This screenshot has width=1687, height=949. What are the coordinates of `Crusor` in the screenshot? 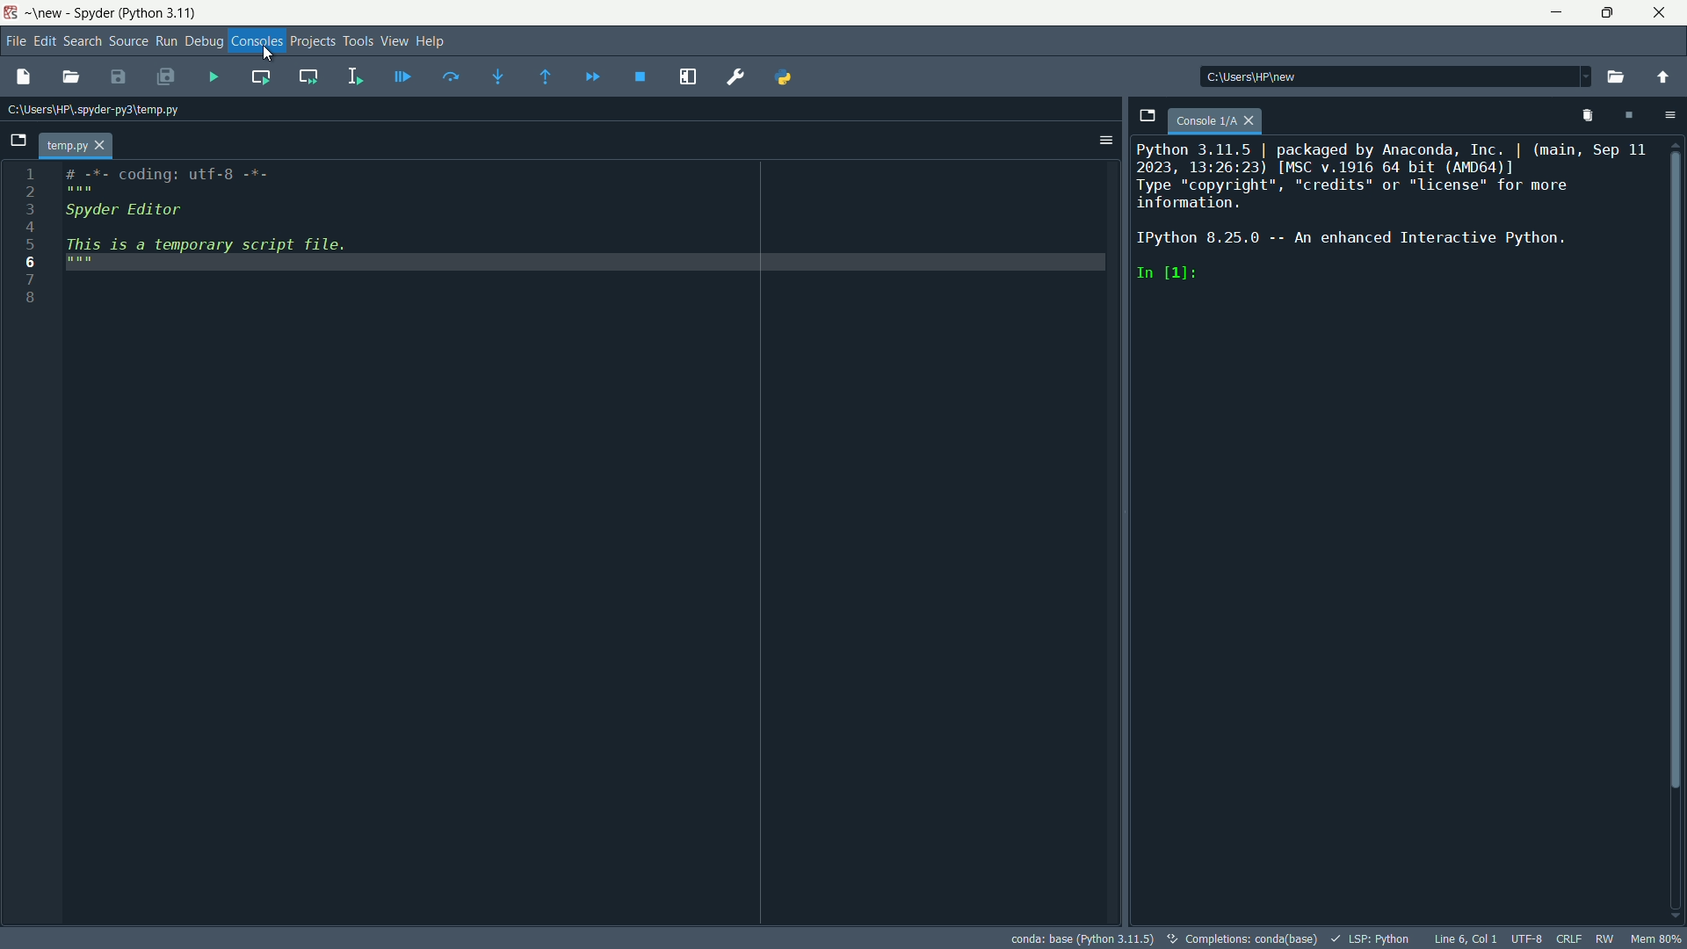 It's located at (267, 54).